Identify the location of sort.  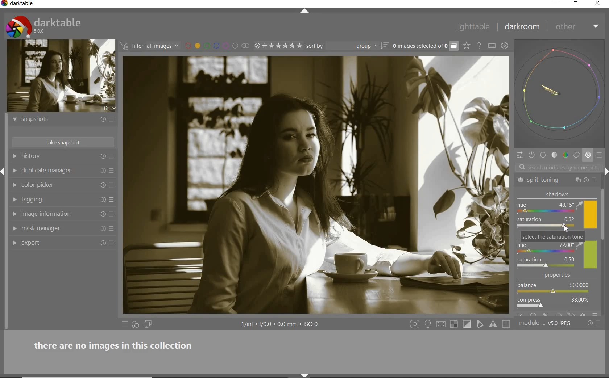
(347, 46).